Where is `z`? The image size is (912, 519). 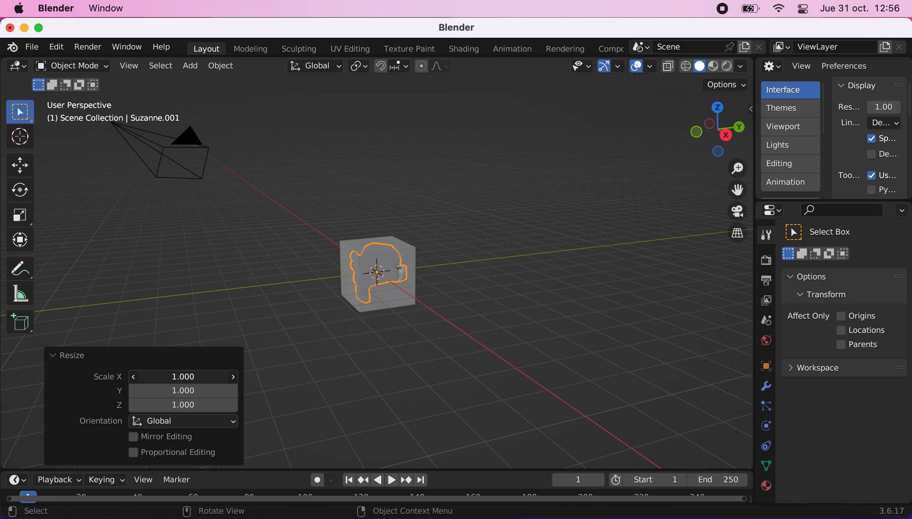 z is located at coordinates (180, 406).